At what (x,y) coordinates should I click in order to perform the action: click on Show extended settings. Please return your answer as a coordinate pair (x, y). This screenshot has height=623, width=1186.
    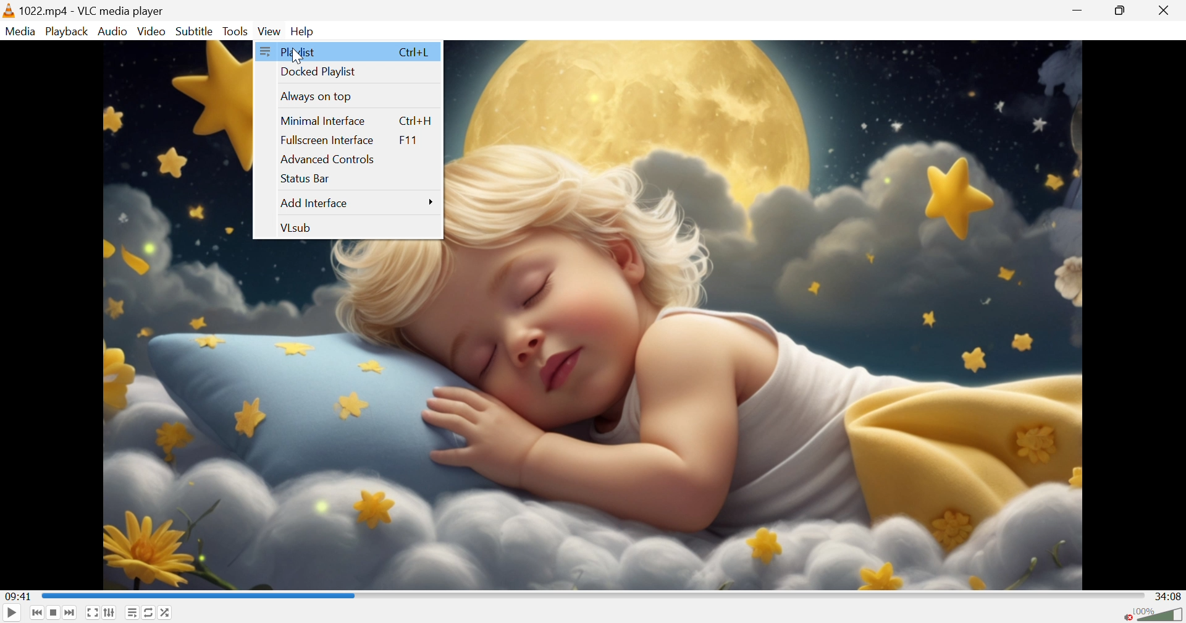
    Looking at the image, I should click on (112, 612).